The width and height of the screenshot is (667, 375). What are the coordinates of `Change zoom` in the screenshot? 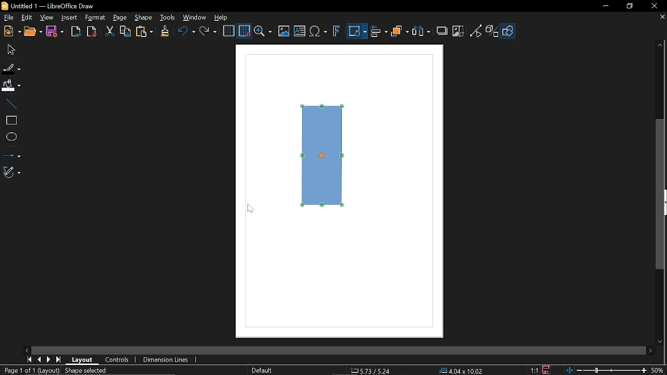 It's located at (608, 371).